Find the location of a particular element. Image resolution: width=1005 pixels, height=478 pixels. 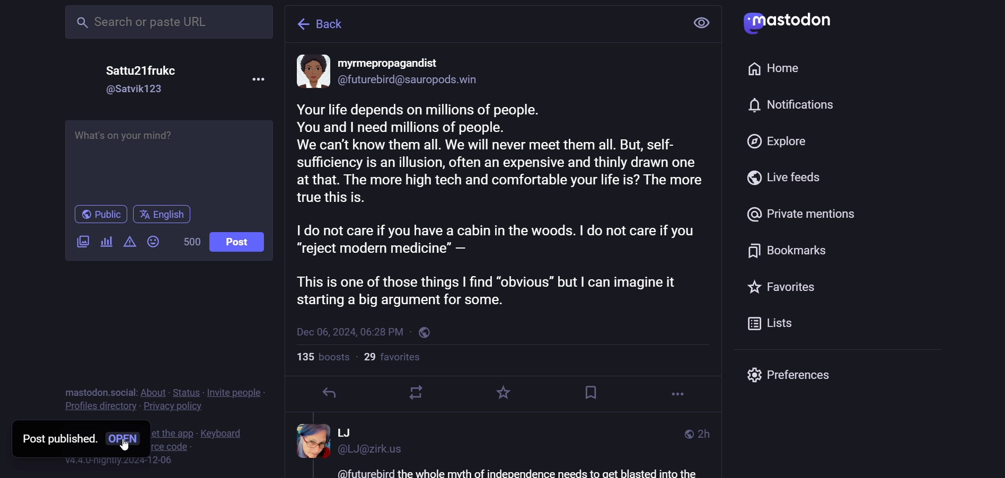

get the app is located at coordinates (171, 433).